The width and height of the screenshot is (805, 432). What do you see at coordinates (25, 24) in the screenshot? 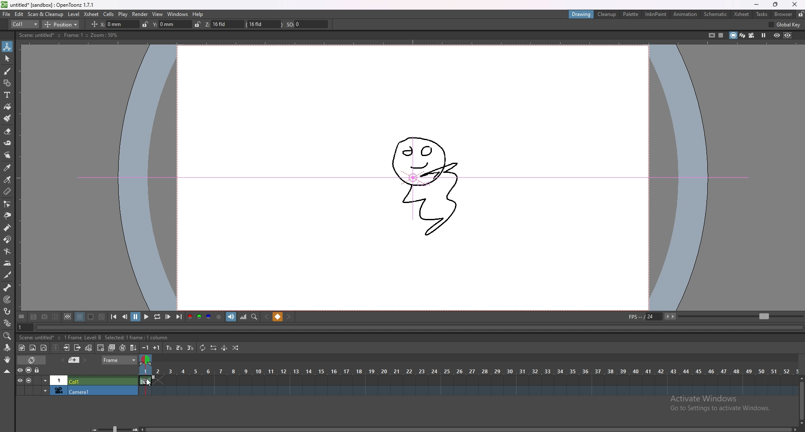
I see `type` at bounding box center [25, 24].